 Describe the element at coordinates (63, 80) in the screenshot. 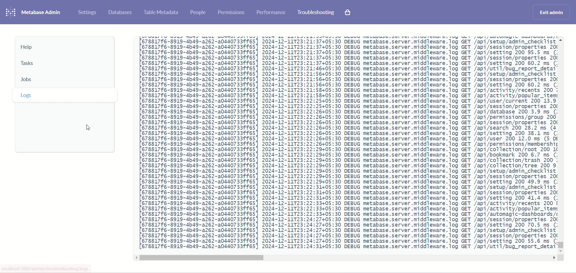

I see `jobs` at that location.